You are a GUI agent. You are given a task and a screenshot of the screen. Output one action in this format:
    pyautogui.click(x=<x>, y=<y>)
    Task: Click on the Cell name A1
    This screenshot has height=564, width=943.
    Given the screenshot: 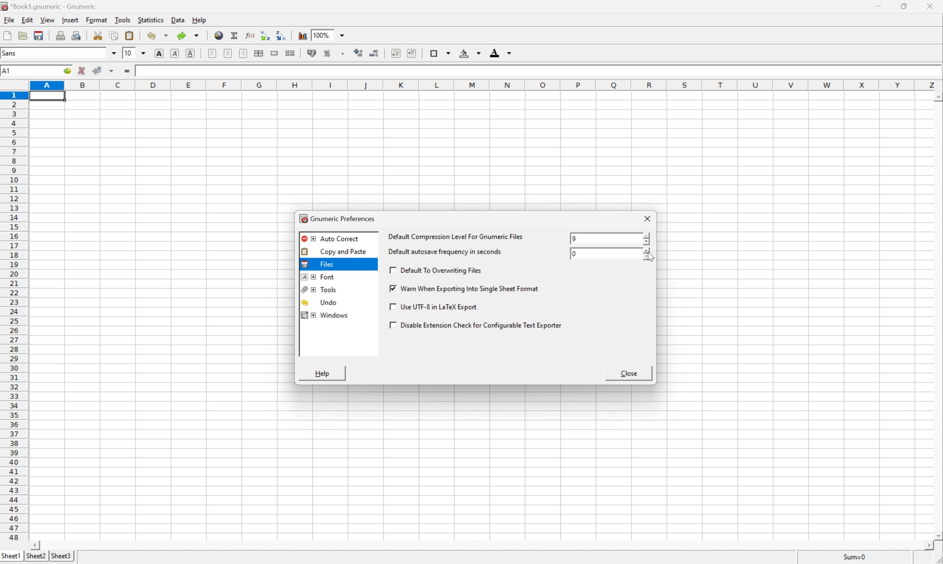 What is the action you would take?
    pyautogui.click(x=26, y=71)
    